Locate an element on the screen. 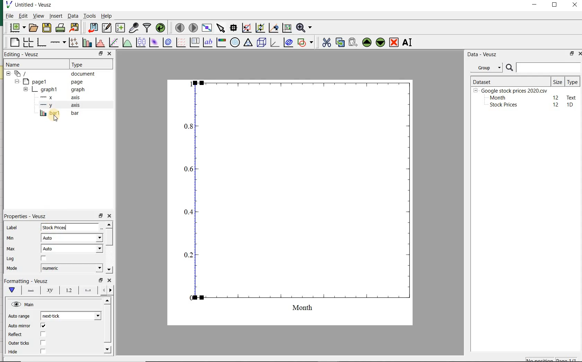 Image resolution: width=582 pixels, height=362 pixels. plot points with lines and errorbars is located at coordinates (72, 43).